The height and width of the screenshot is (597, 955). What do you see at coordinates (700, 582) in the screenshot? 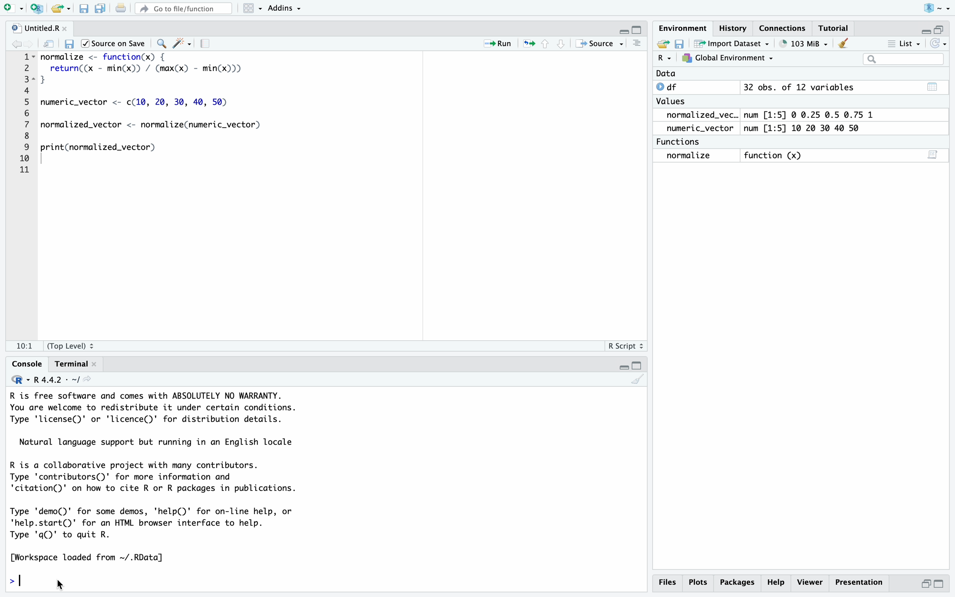
I see `Plots` at bounding box center [700, 582].